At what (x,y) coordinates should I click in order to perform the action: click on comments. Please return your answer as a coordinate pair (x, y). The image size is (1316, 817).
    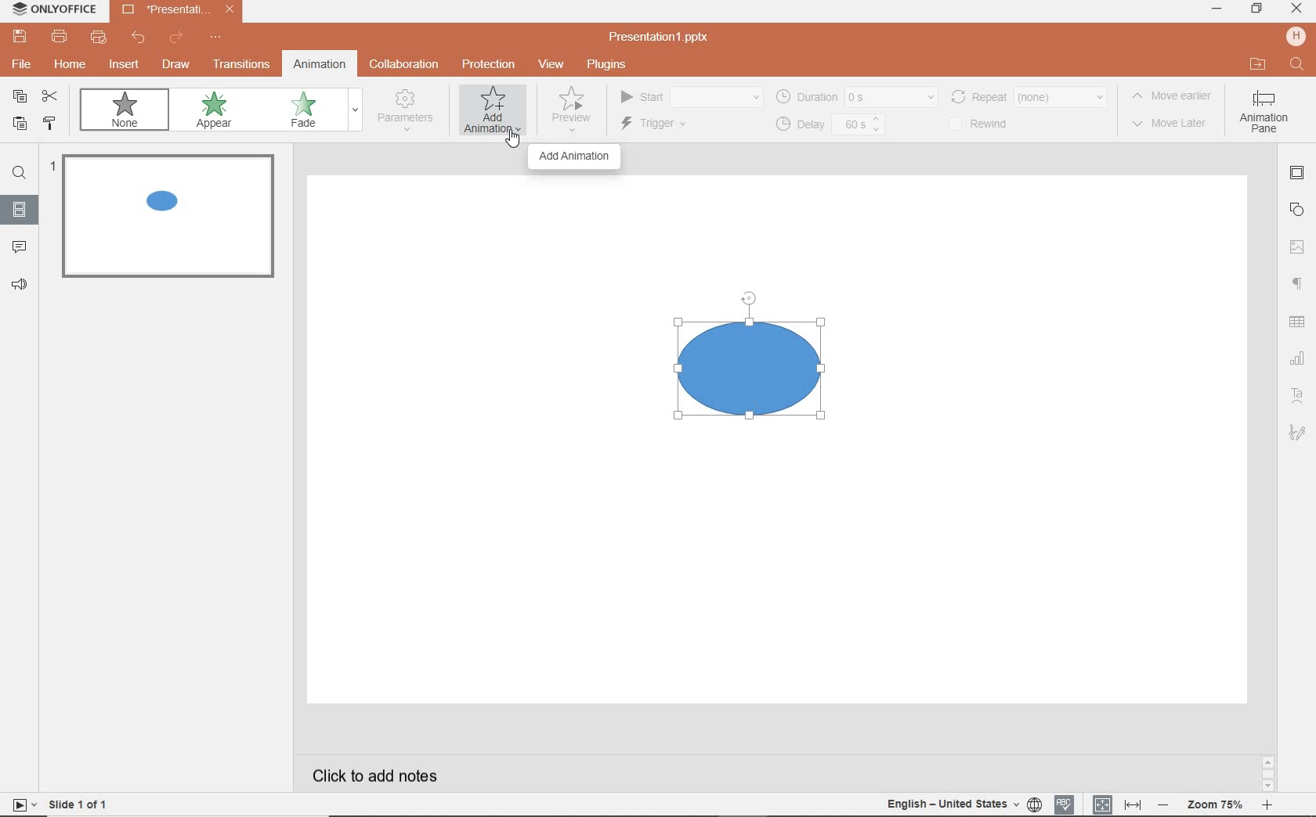
    Looking at the image, I should click on (20, 247).